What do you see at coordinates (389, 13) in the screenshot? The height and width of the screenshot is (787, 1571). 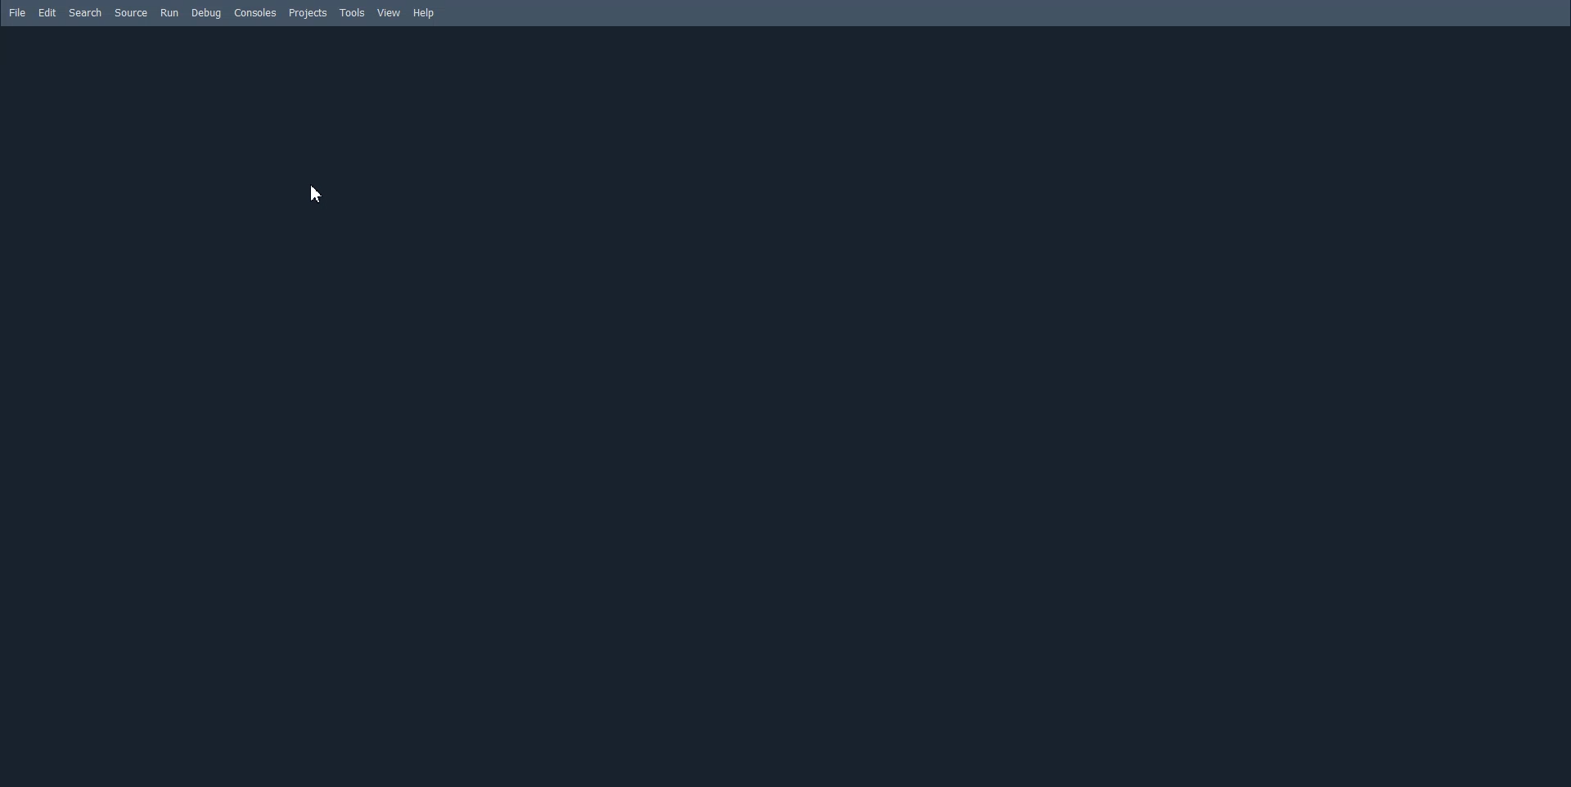 I see `View` at bounding box center [389, 13].